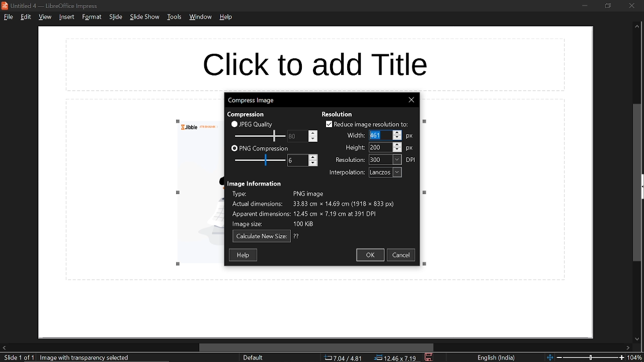 The width and height of the screenshot is (644, 362). Describe the element at coordinates (377, 148) in the screenshot. I see `height` at that location.